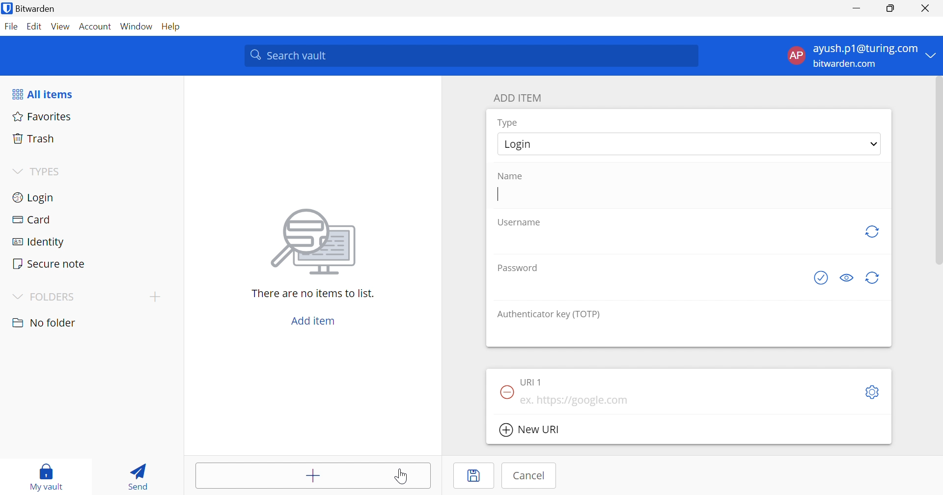 The width and height of the screenshot is (943, 495). Describe the element at coordinates (35, 8) in the screenshot. I see `Bitwarden` at that location.